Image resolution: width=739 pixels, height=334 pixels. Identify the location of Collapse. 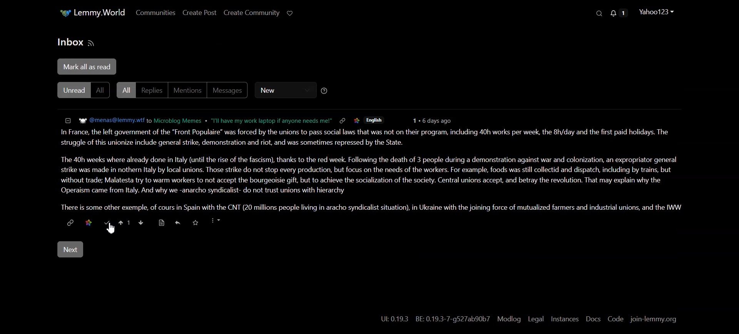
(67, 120).